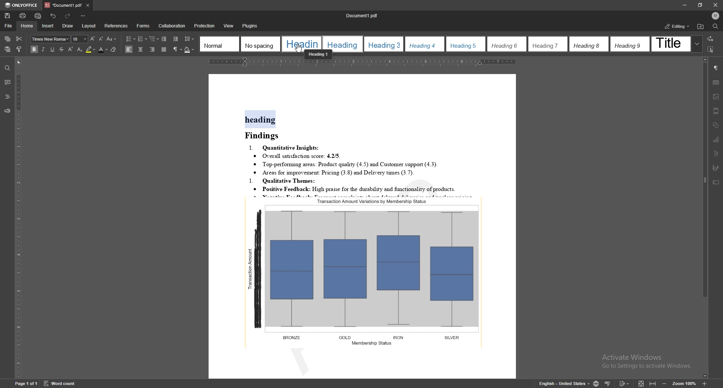  What do you see at coordinates (705, 60) in the screenshot?
I see `scroll up` at bounding box center [705, 60].